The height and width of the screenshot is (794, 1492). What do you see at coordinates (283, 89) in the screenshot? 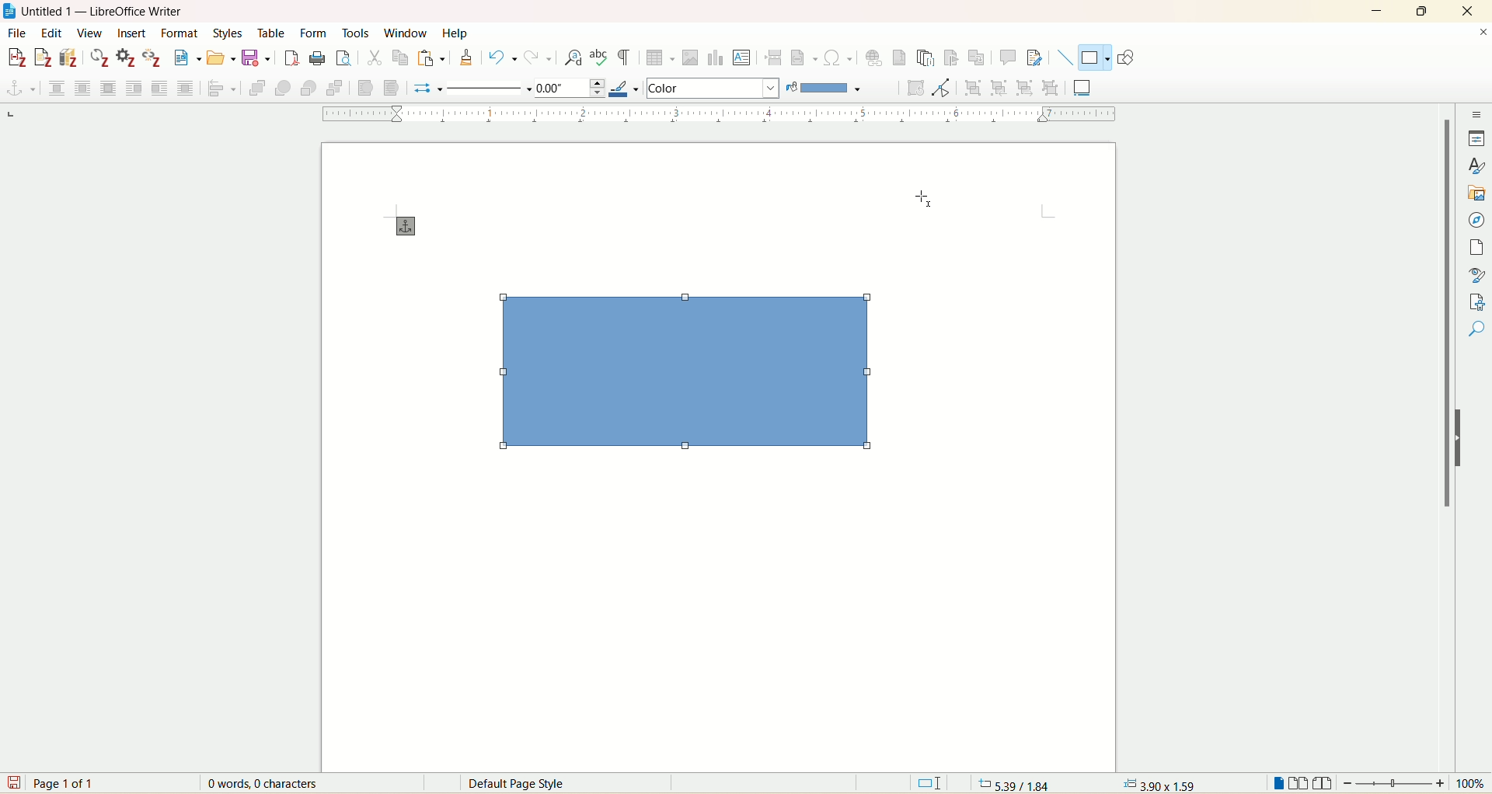
I see `forward one` at bounding box center [283, 89].